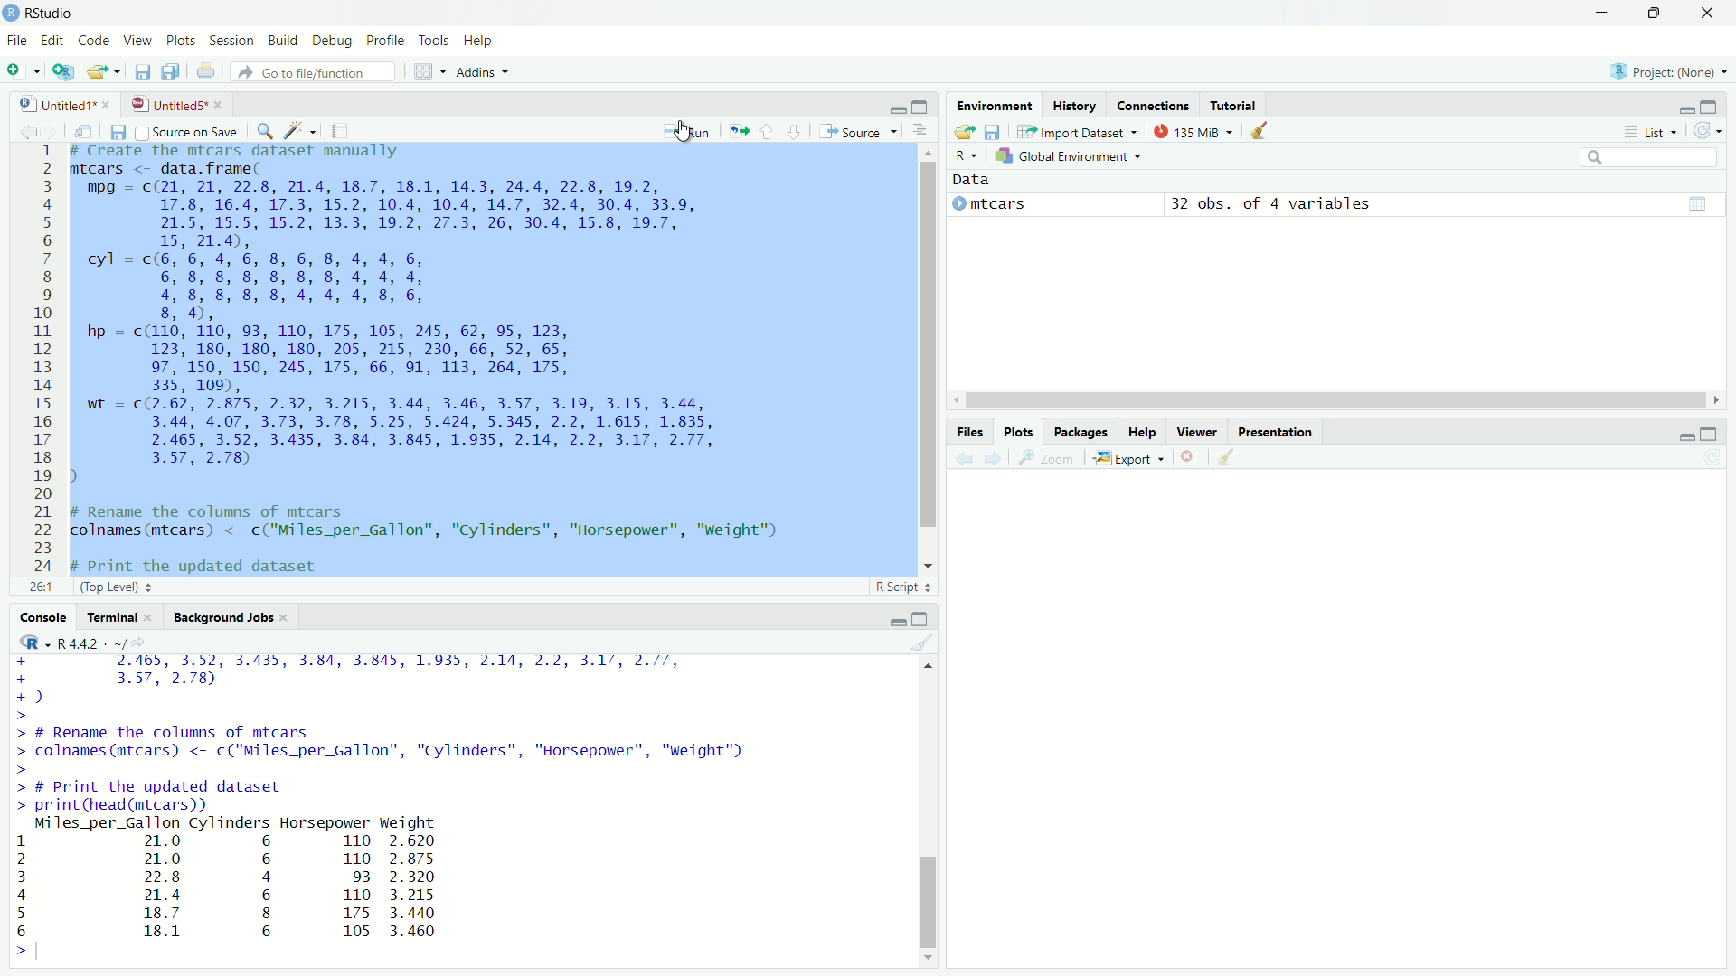 The image size is (1736, 976). Describe the element at coordinates (84, 642) in the screenshot. I see `R44 . -` at that location.